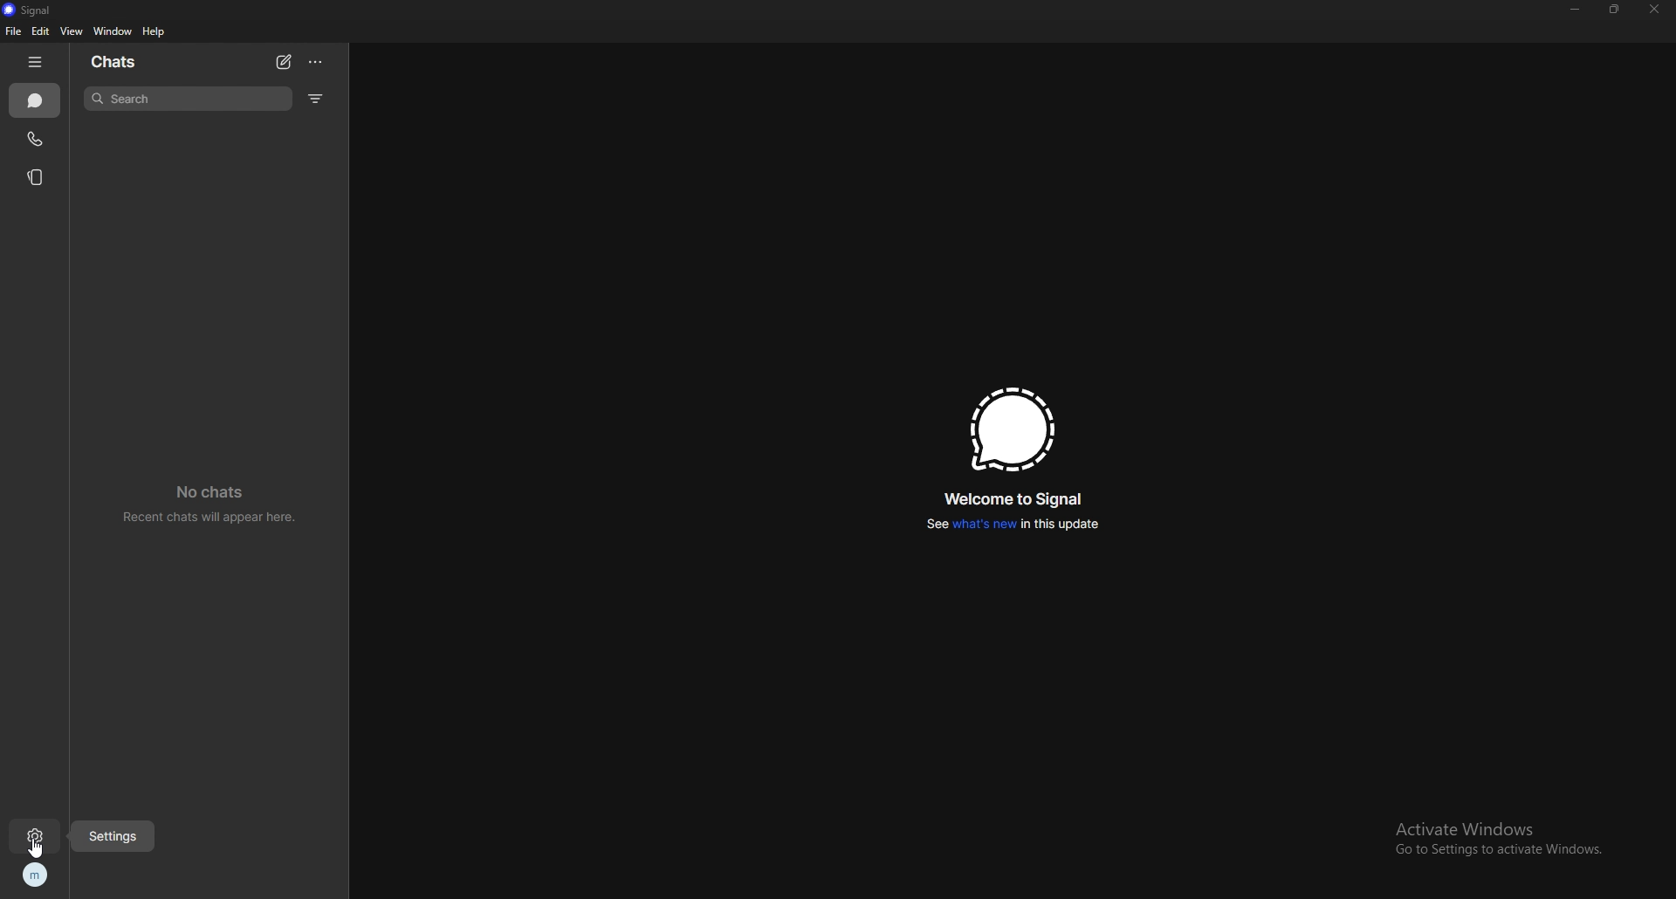 This screenshot has height=899, width=1676. What do you see at coordinates (317, 98) in the screenshot?
I see `filter` at bounding box center [317, 98].